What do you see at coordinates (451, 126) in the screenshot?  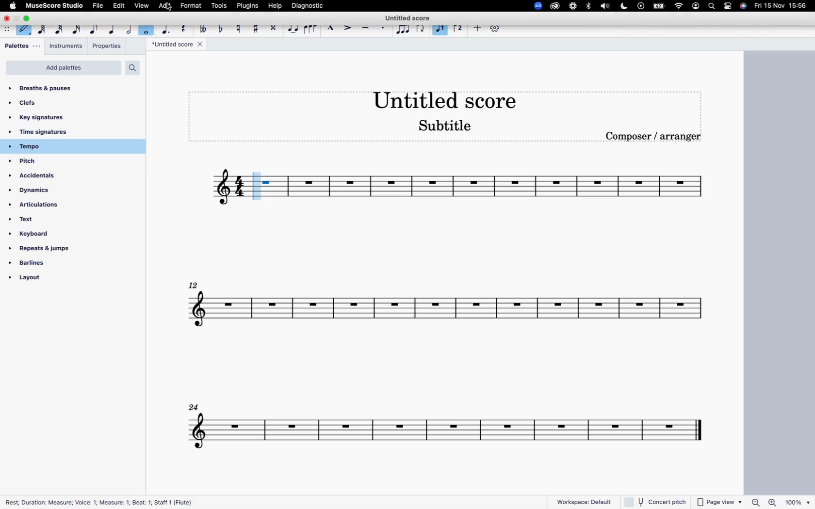 I see `score subtitle` at bounding box center [451, 126].